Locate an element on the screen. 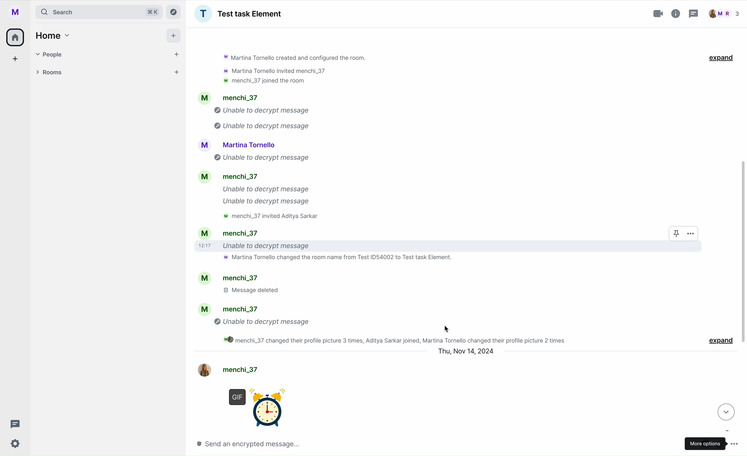 This screenshot has width=747, height=456. people is located at coordinates (723, 14).